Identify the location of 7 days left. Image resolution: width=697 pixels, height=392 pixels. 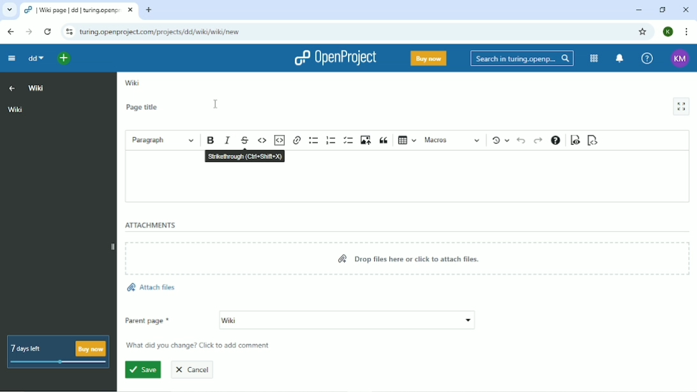
(58, 351).